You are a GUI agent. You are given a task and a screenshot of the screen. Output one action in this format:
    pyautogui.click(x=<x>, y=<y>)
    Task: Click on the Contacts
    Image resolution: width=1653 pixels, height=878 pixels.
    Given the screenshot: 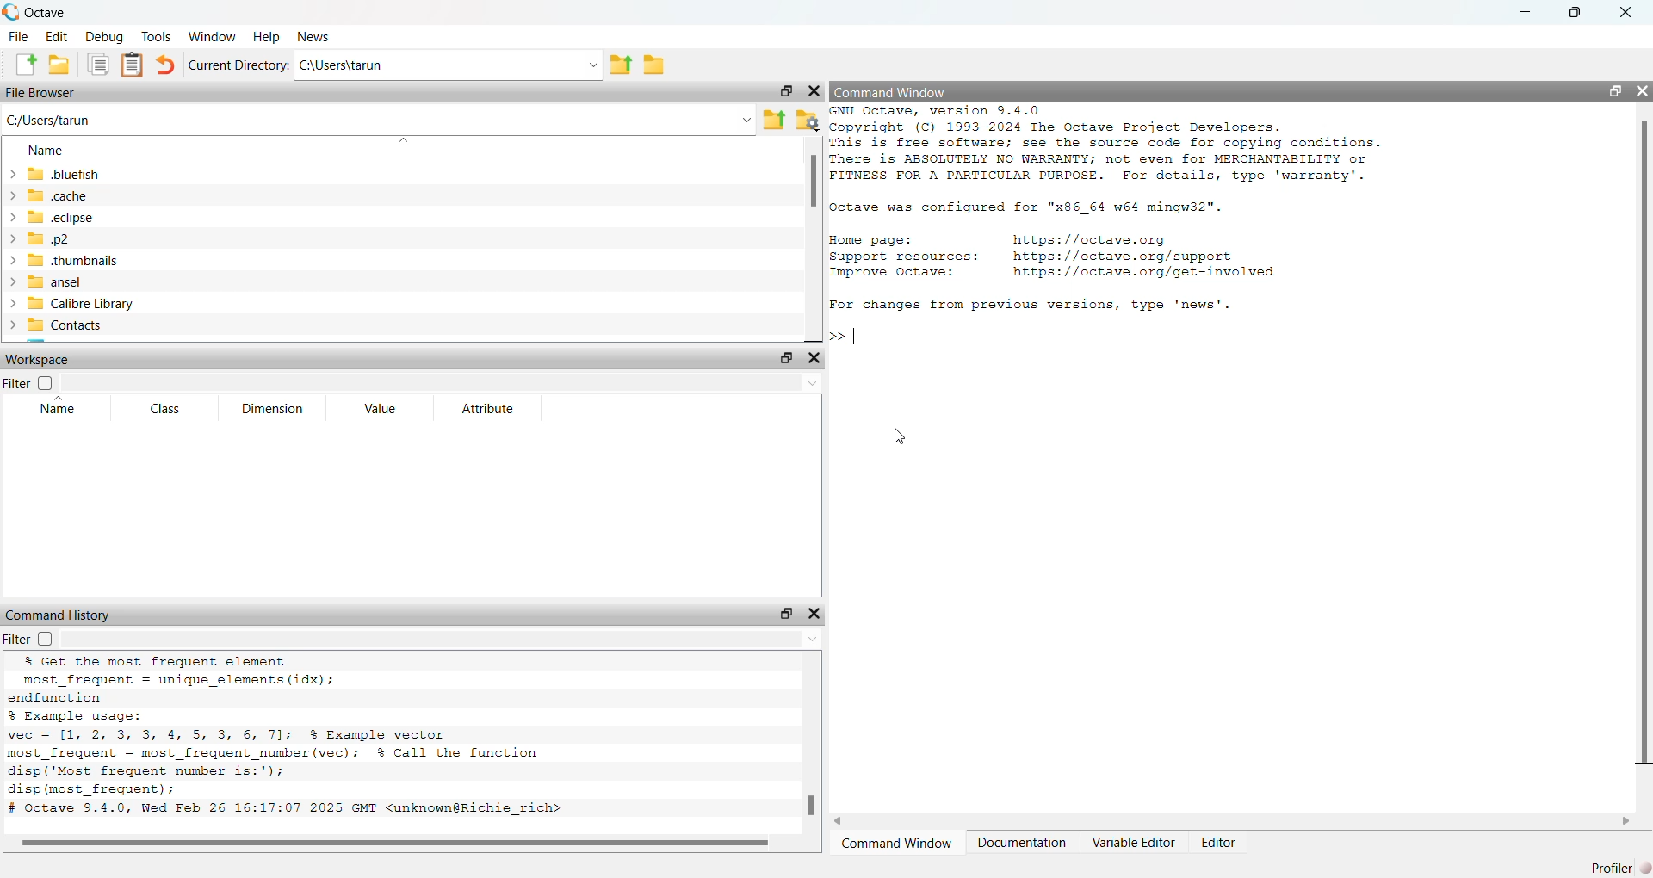 What is the action you would take?
    pyautogui.click(x=68, y=326)
    